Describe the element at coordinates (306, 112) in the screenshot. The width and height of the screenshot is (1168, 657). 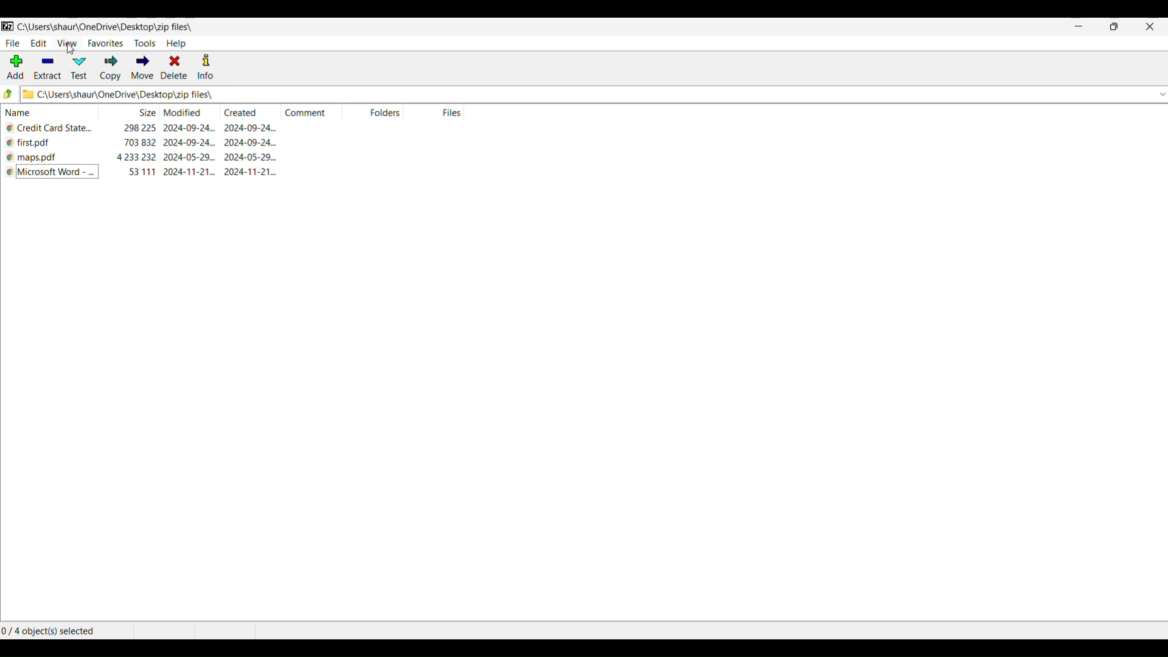
I see `comment` at that location.